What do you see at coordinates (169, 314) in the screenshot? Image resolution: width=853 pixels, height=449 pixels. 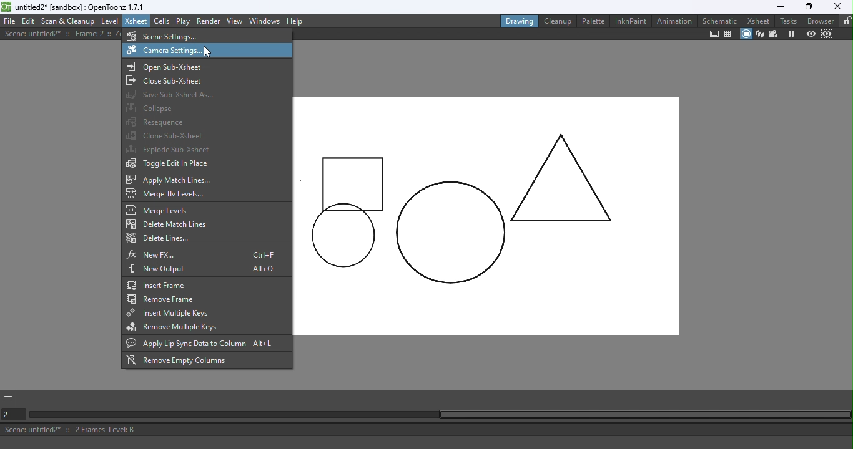 I see `Insert multiple keys` at bounding box center [169, 314].